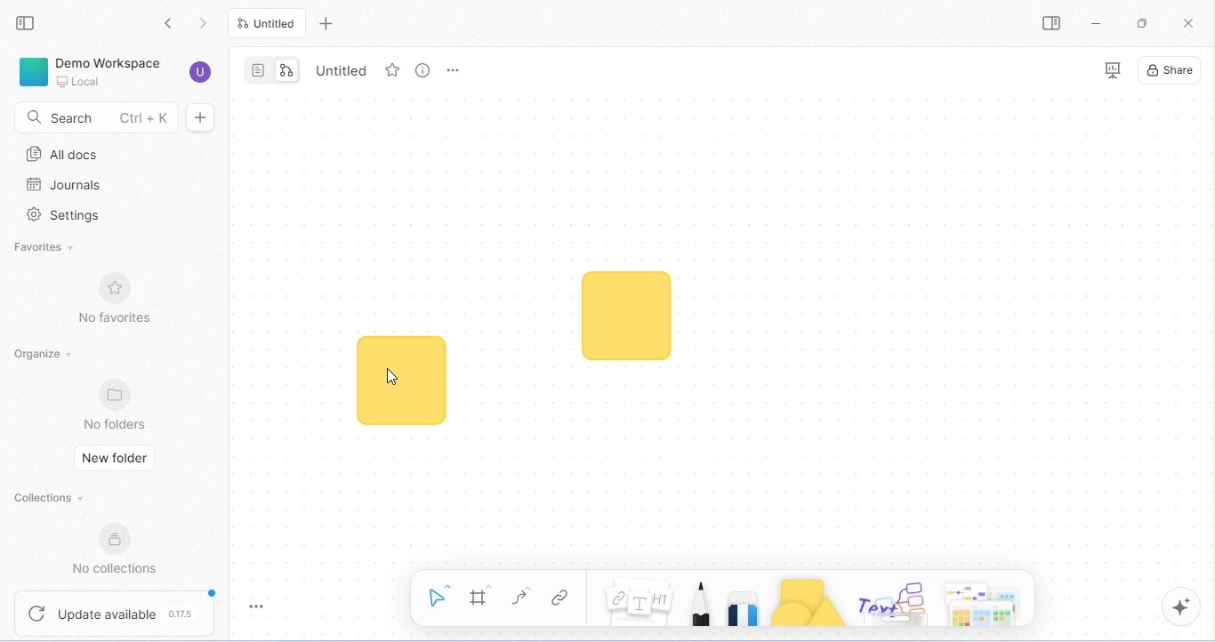 Image resolution: width=1215 pixels, height=642 pixels. What do you see at coordinates (42, 250) in the screenshot?
I see `favorites` at bounding box center [42, 250].